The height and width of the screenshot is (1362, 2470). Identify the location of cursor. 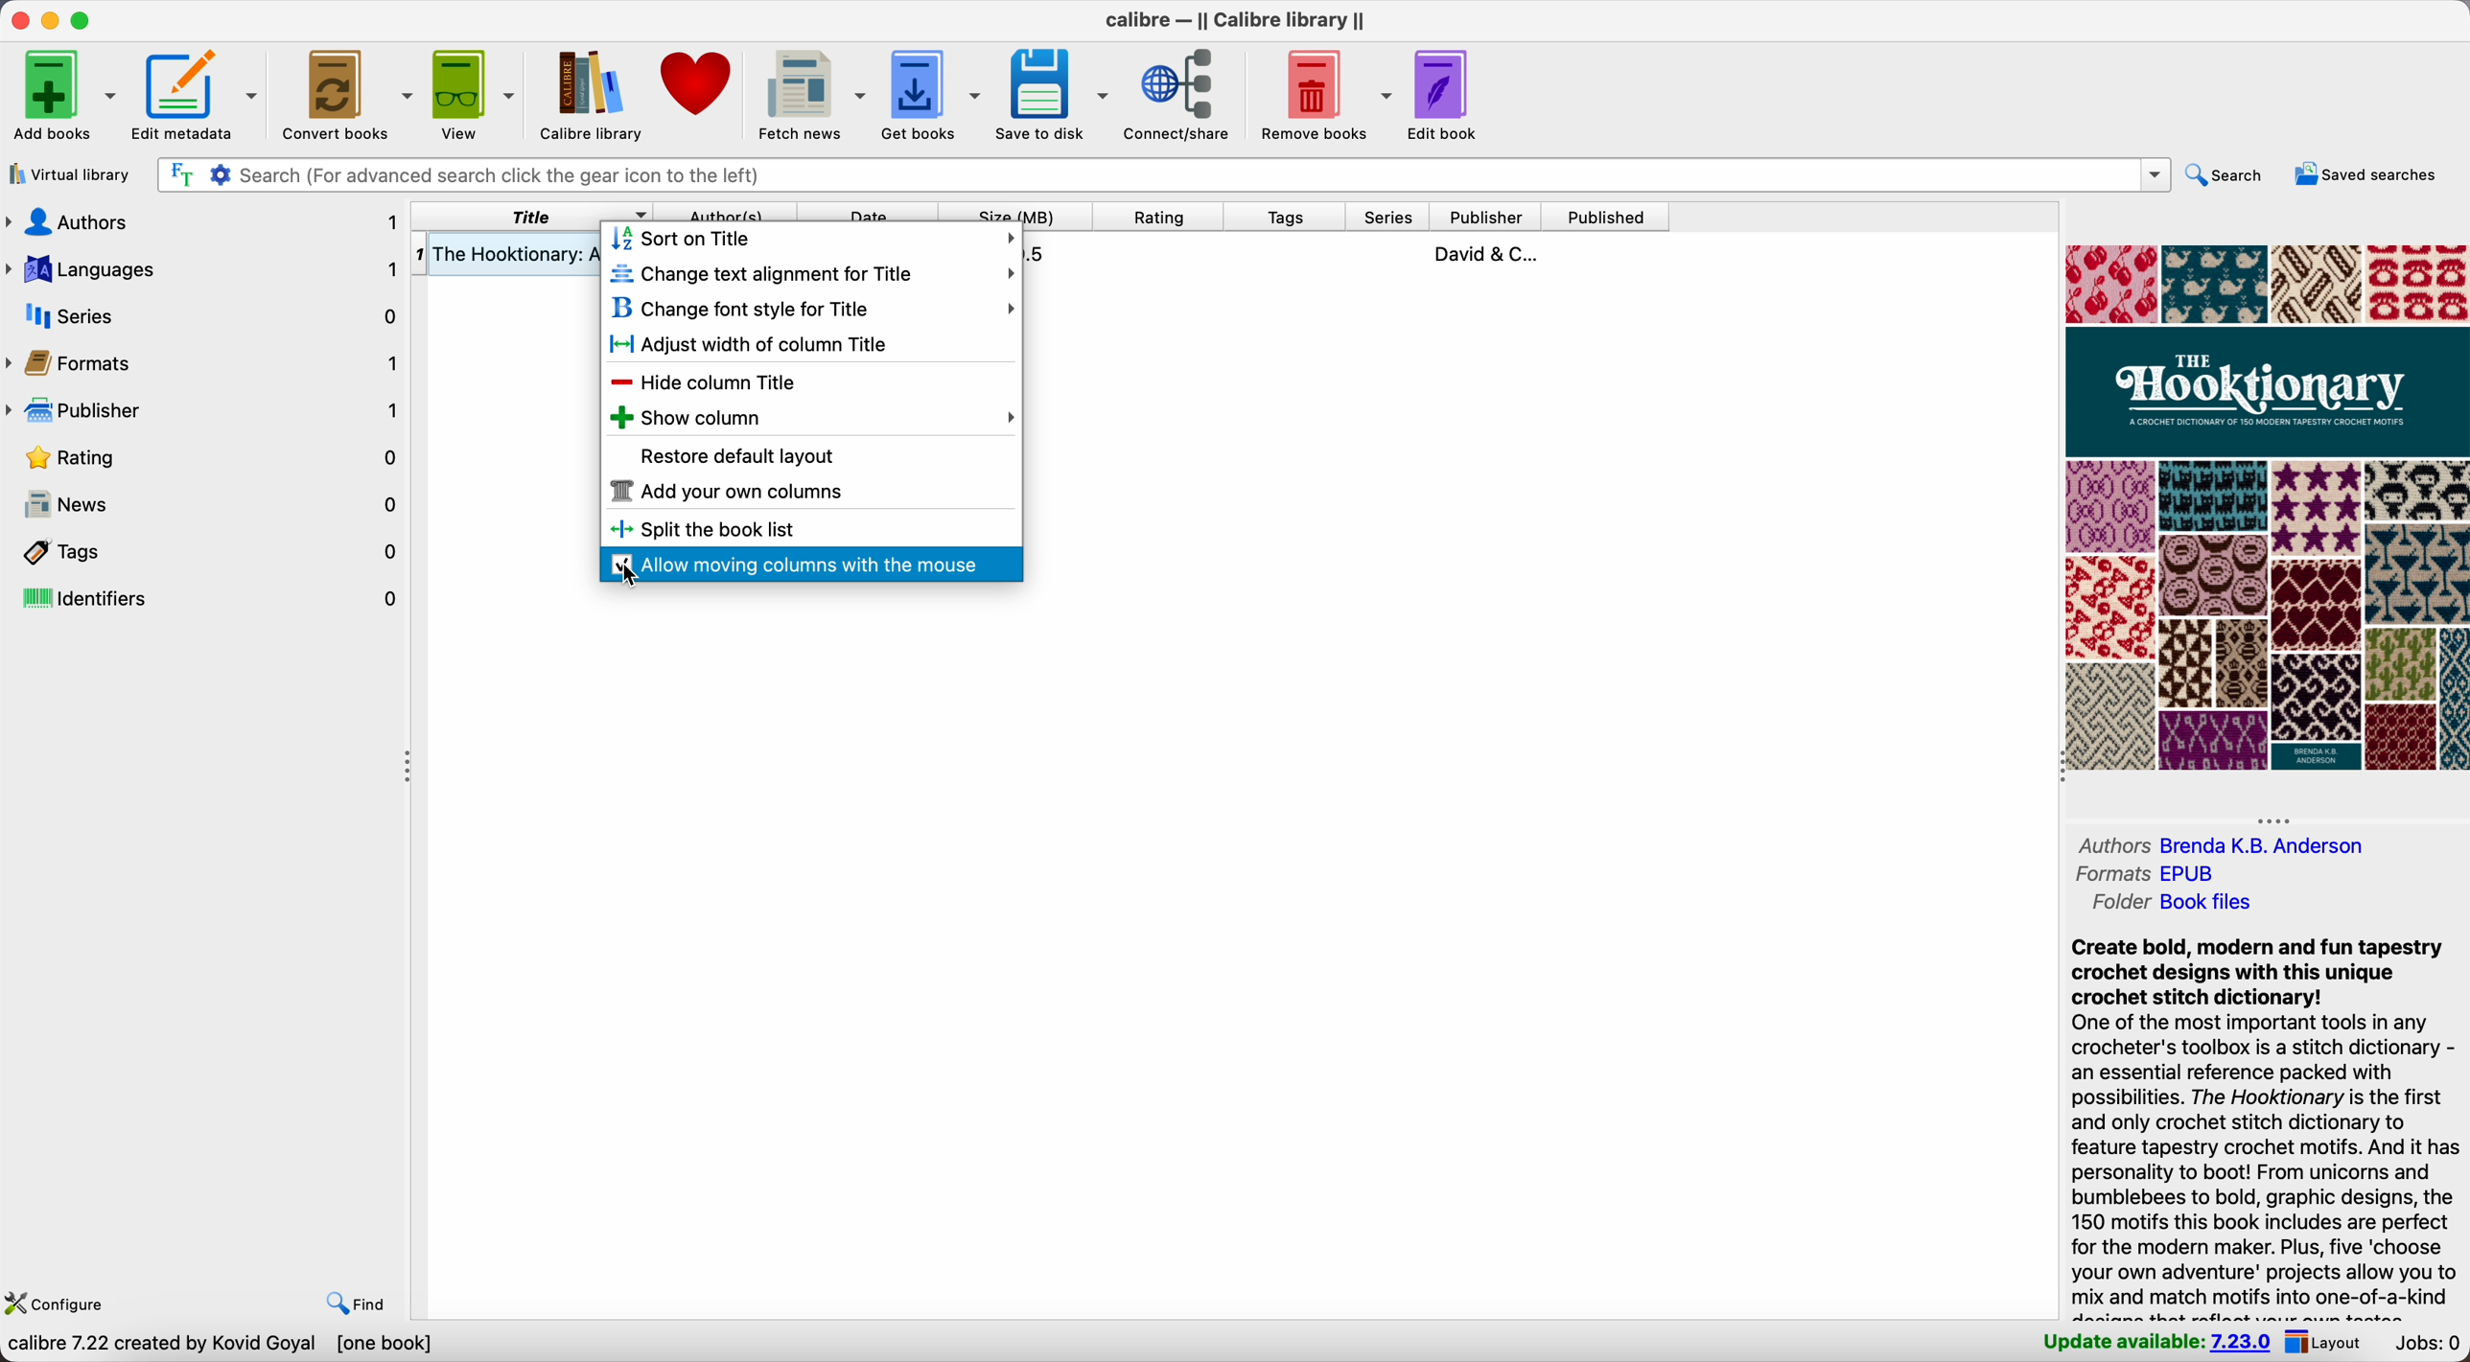
(631, 576).